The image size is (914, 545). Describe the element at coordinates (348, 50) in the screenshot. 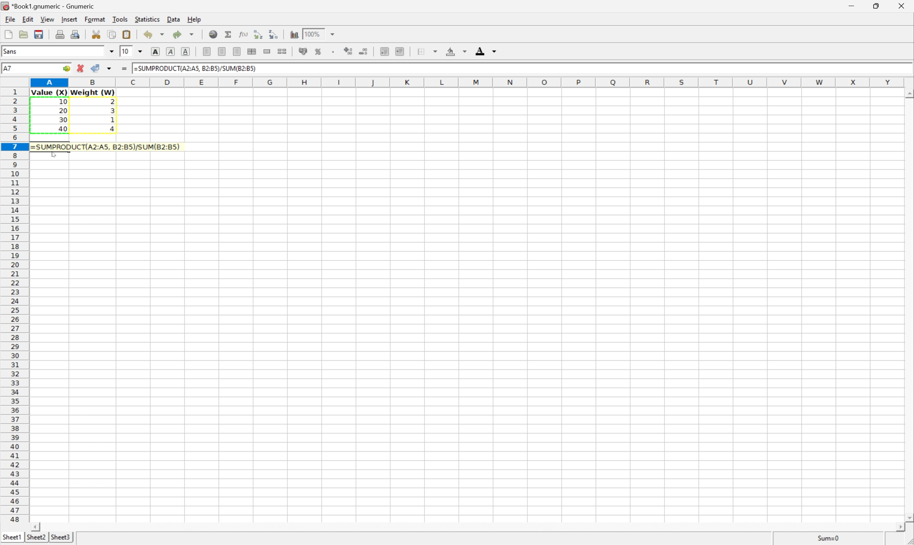

I see `Increase the number of decimals displayed` at that location.